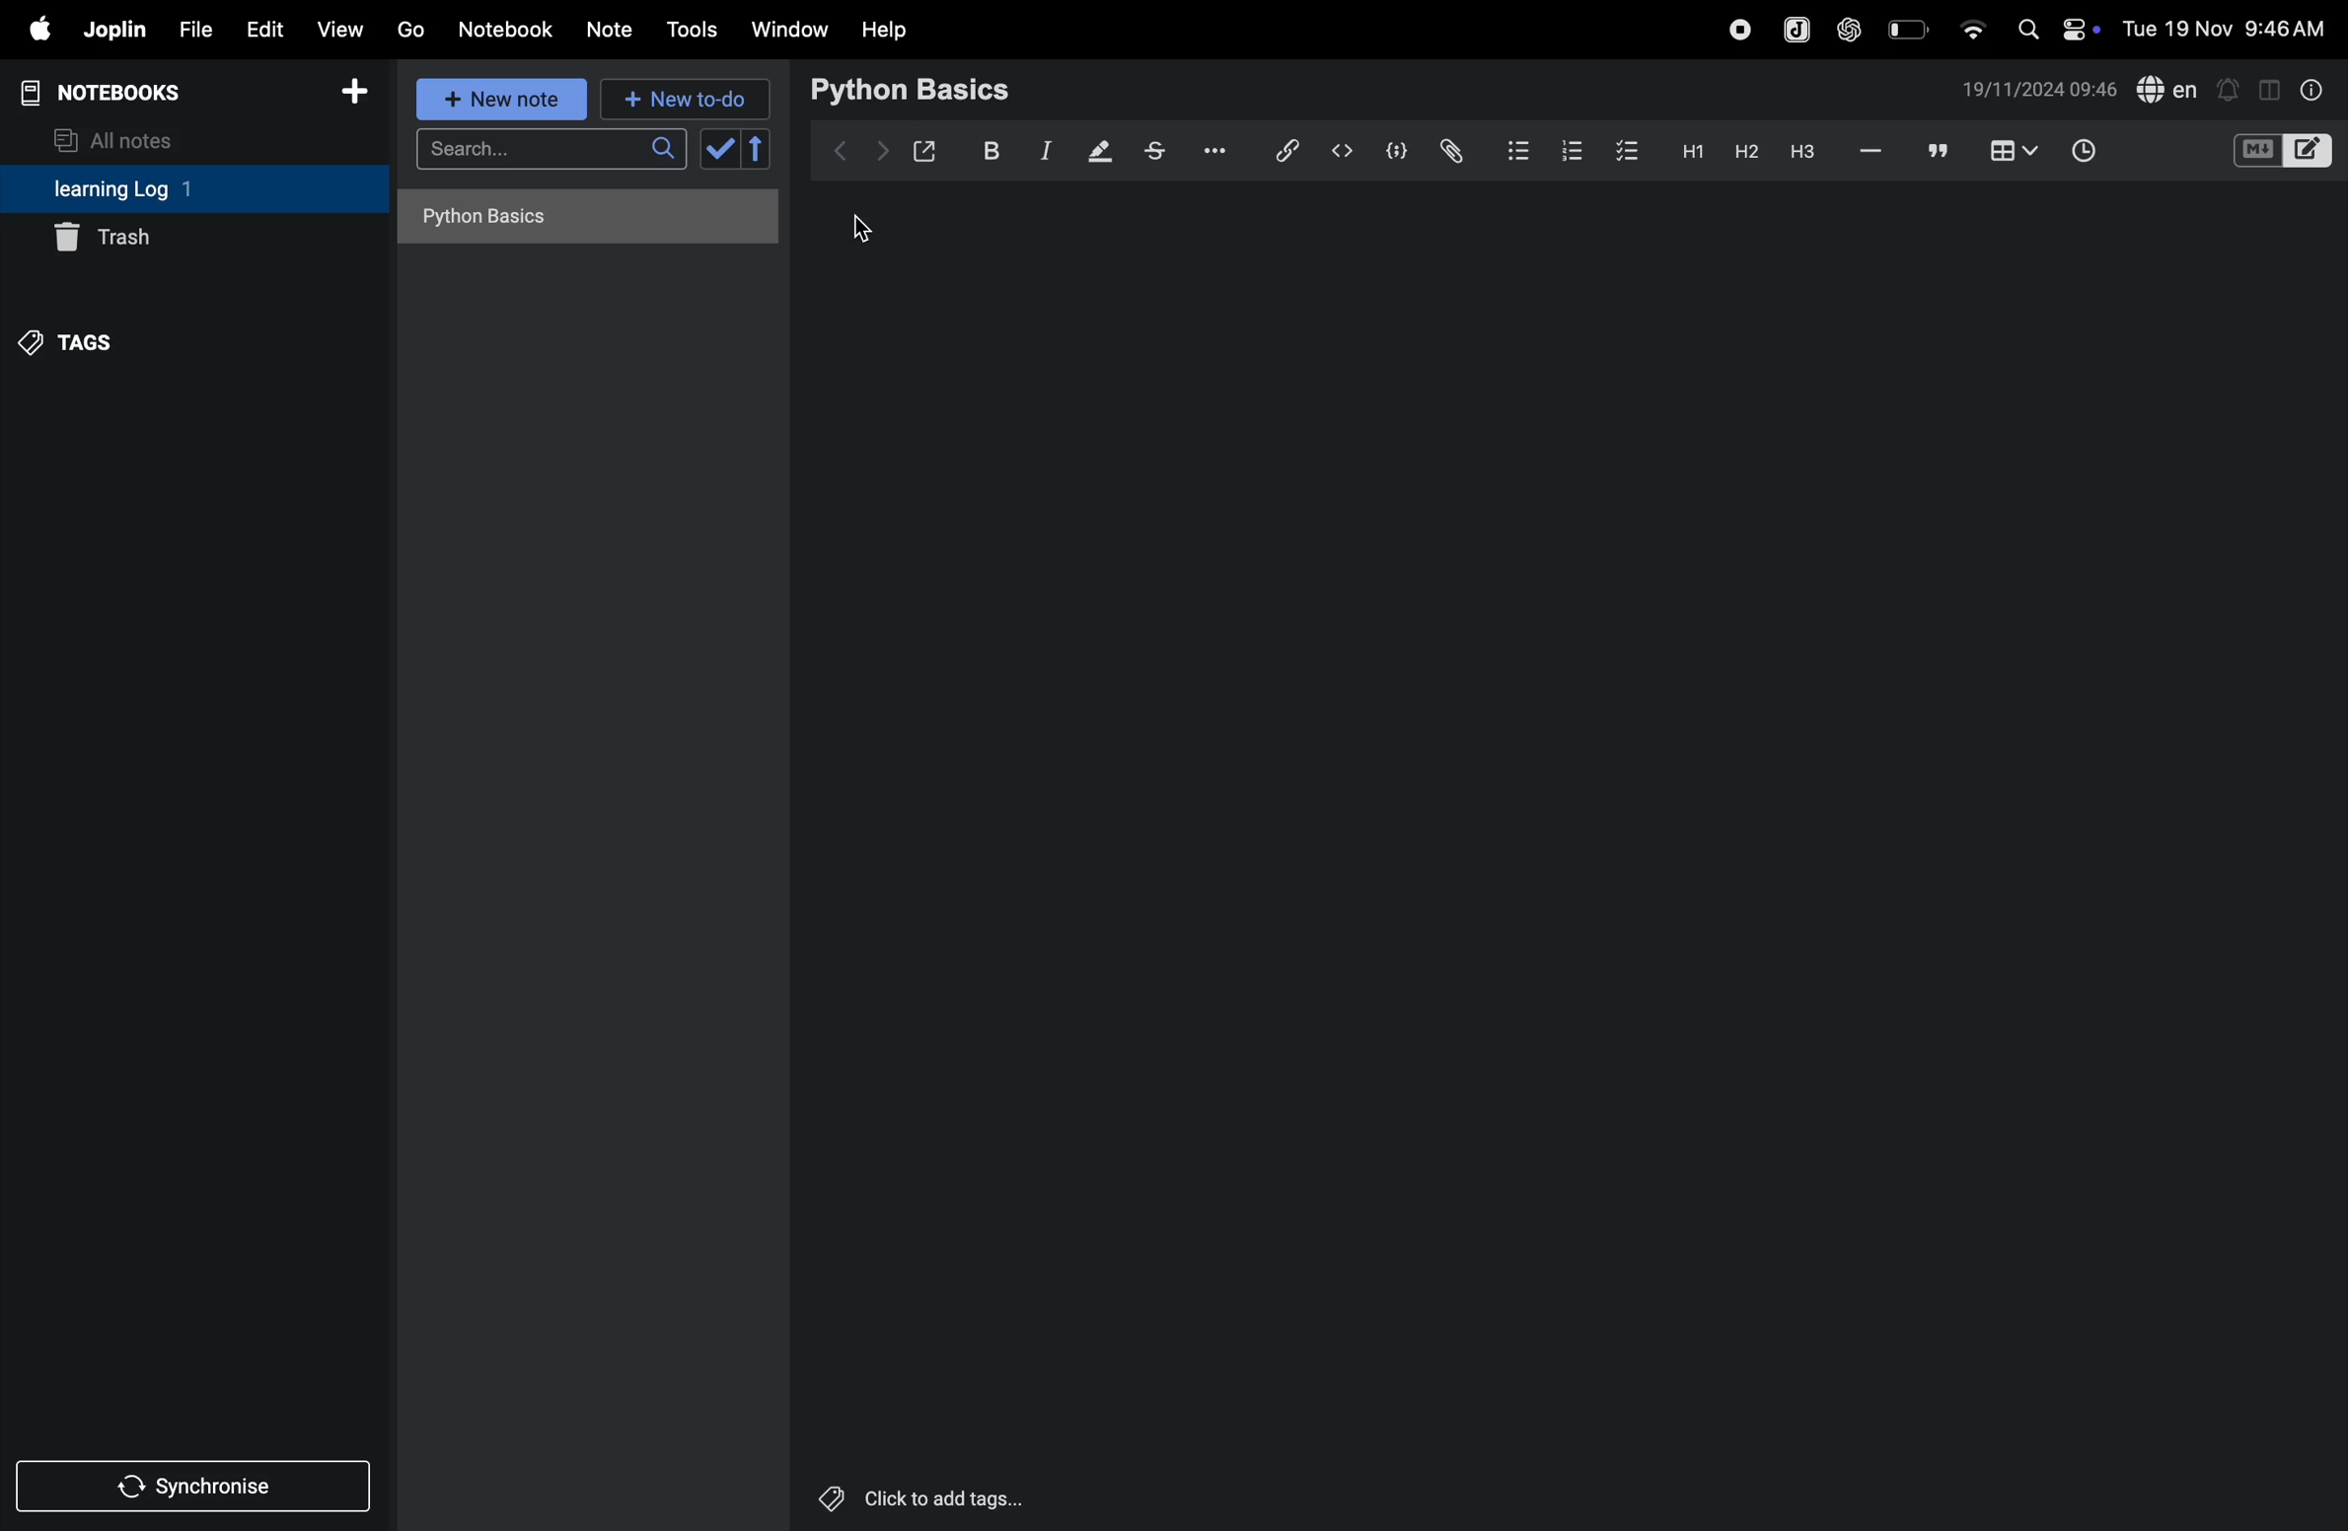 The width and height of the screenshot is (2348, 1531). What do you see at coordinates (842, 148) in the screenshot?
I see `backward` at bounding box center [842, 148].